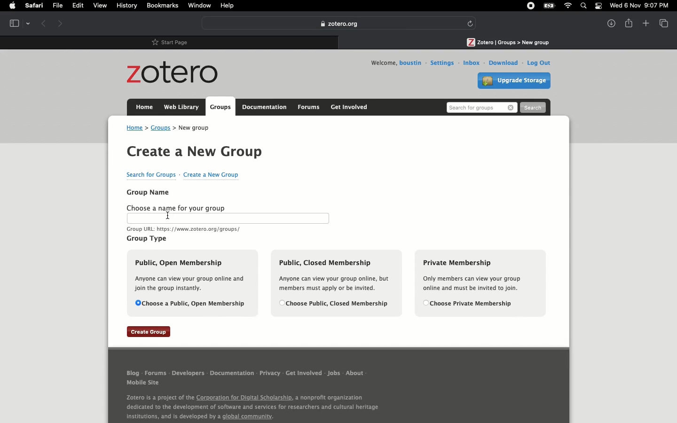  What do you see at coordinates (190, 373) in the screenshot?
I see `Developers` at bounding box center [190, 373].